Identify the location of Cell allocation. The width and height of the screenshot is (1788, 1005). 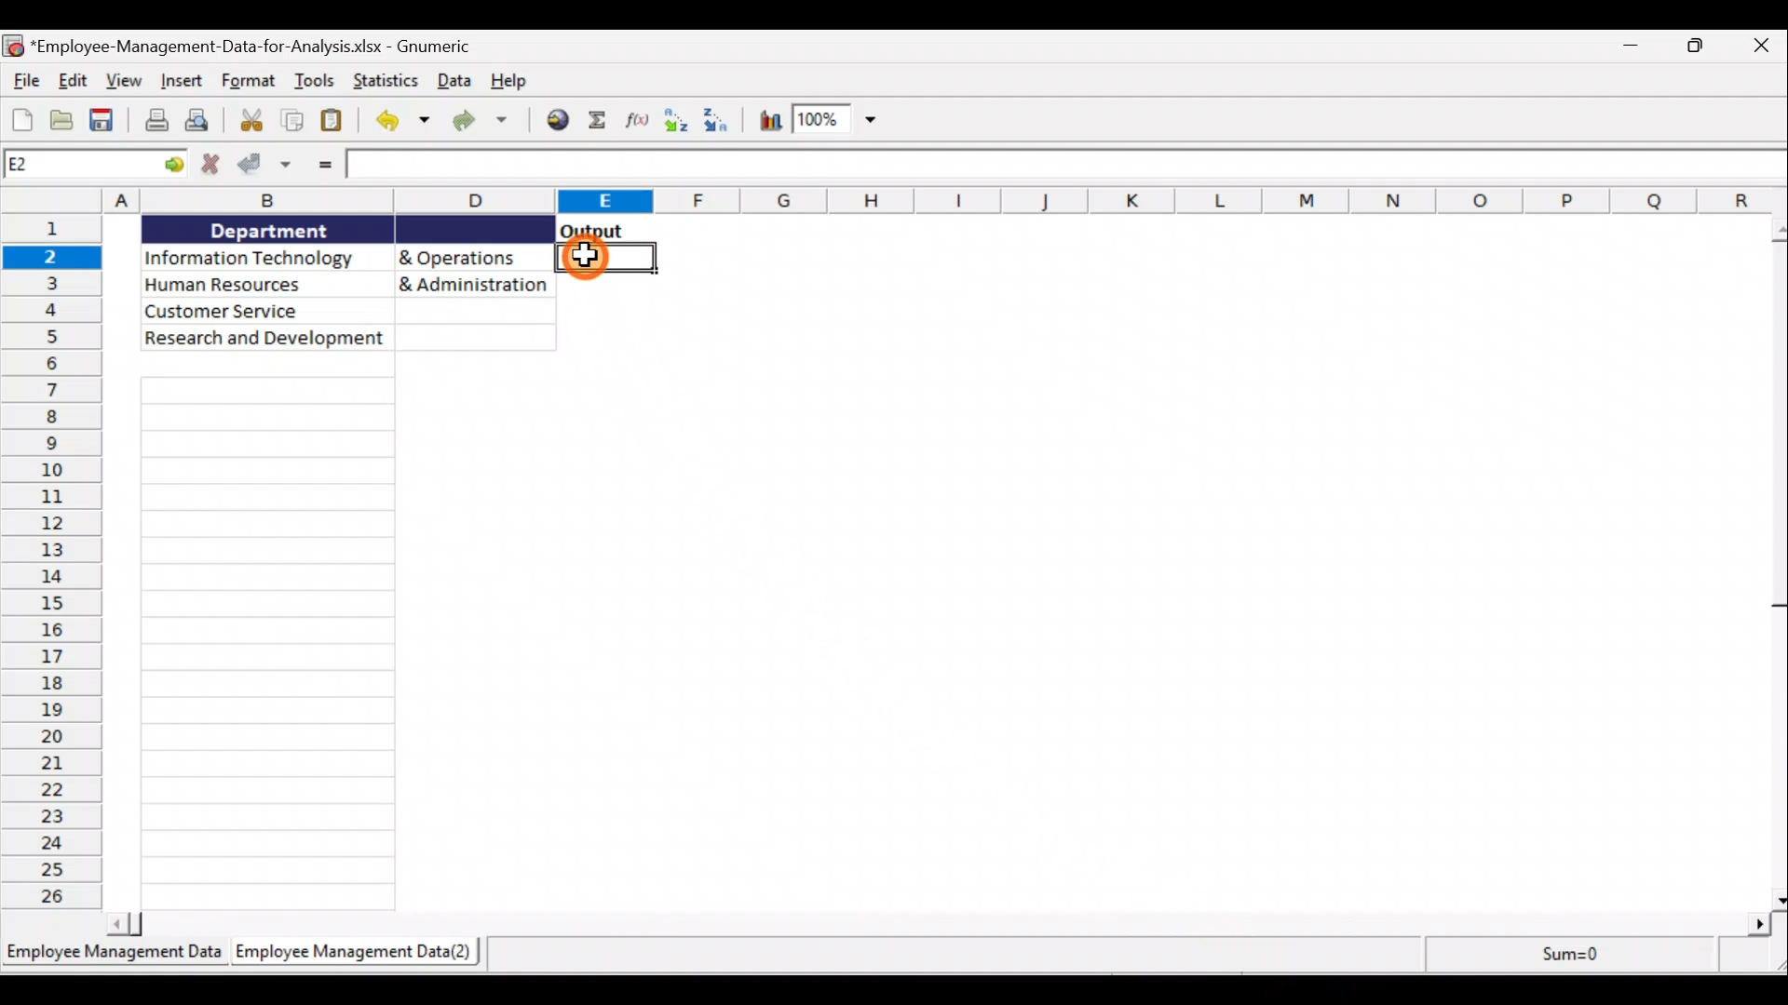
(94, 163).